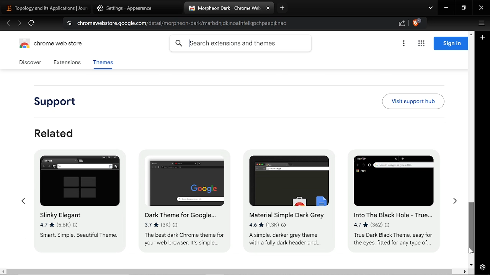 The width and height of the screenshot is (490, 275). Describe the element at coordinates (416, 24) in the screenshot. I see `Brave shield` at that location.